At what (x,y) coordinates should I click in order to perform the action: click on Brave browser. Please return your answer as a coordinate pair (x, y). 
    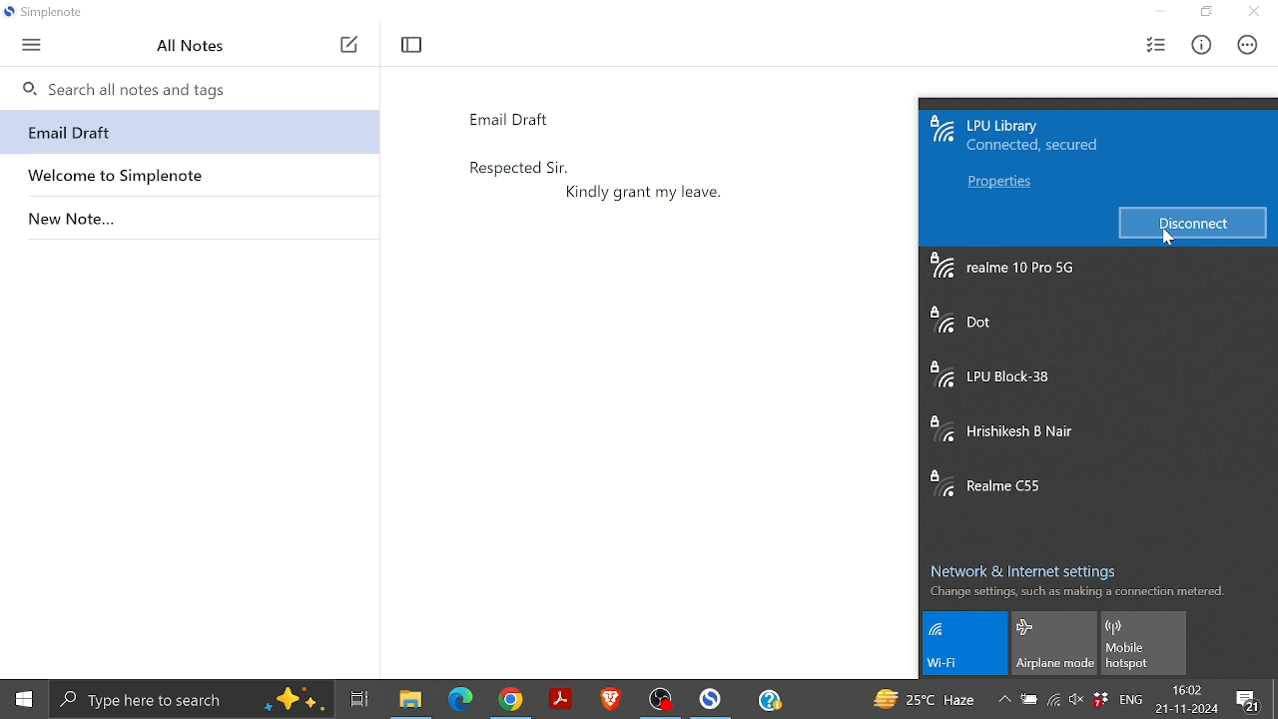
    Looking at the image, I should click on (612, 698).